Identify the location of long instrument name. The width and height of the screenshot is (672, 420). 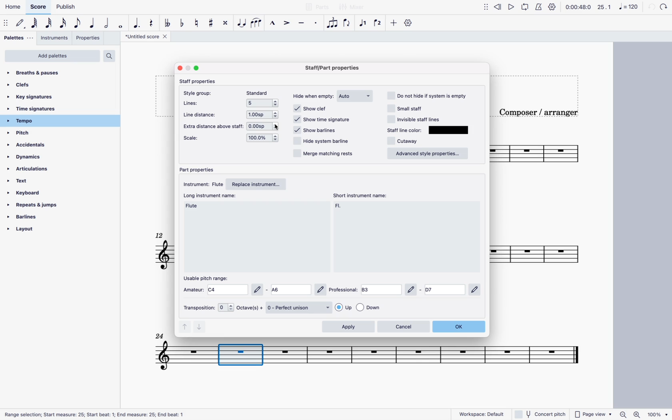
(196, 206).